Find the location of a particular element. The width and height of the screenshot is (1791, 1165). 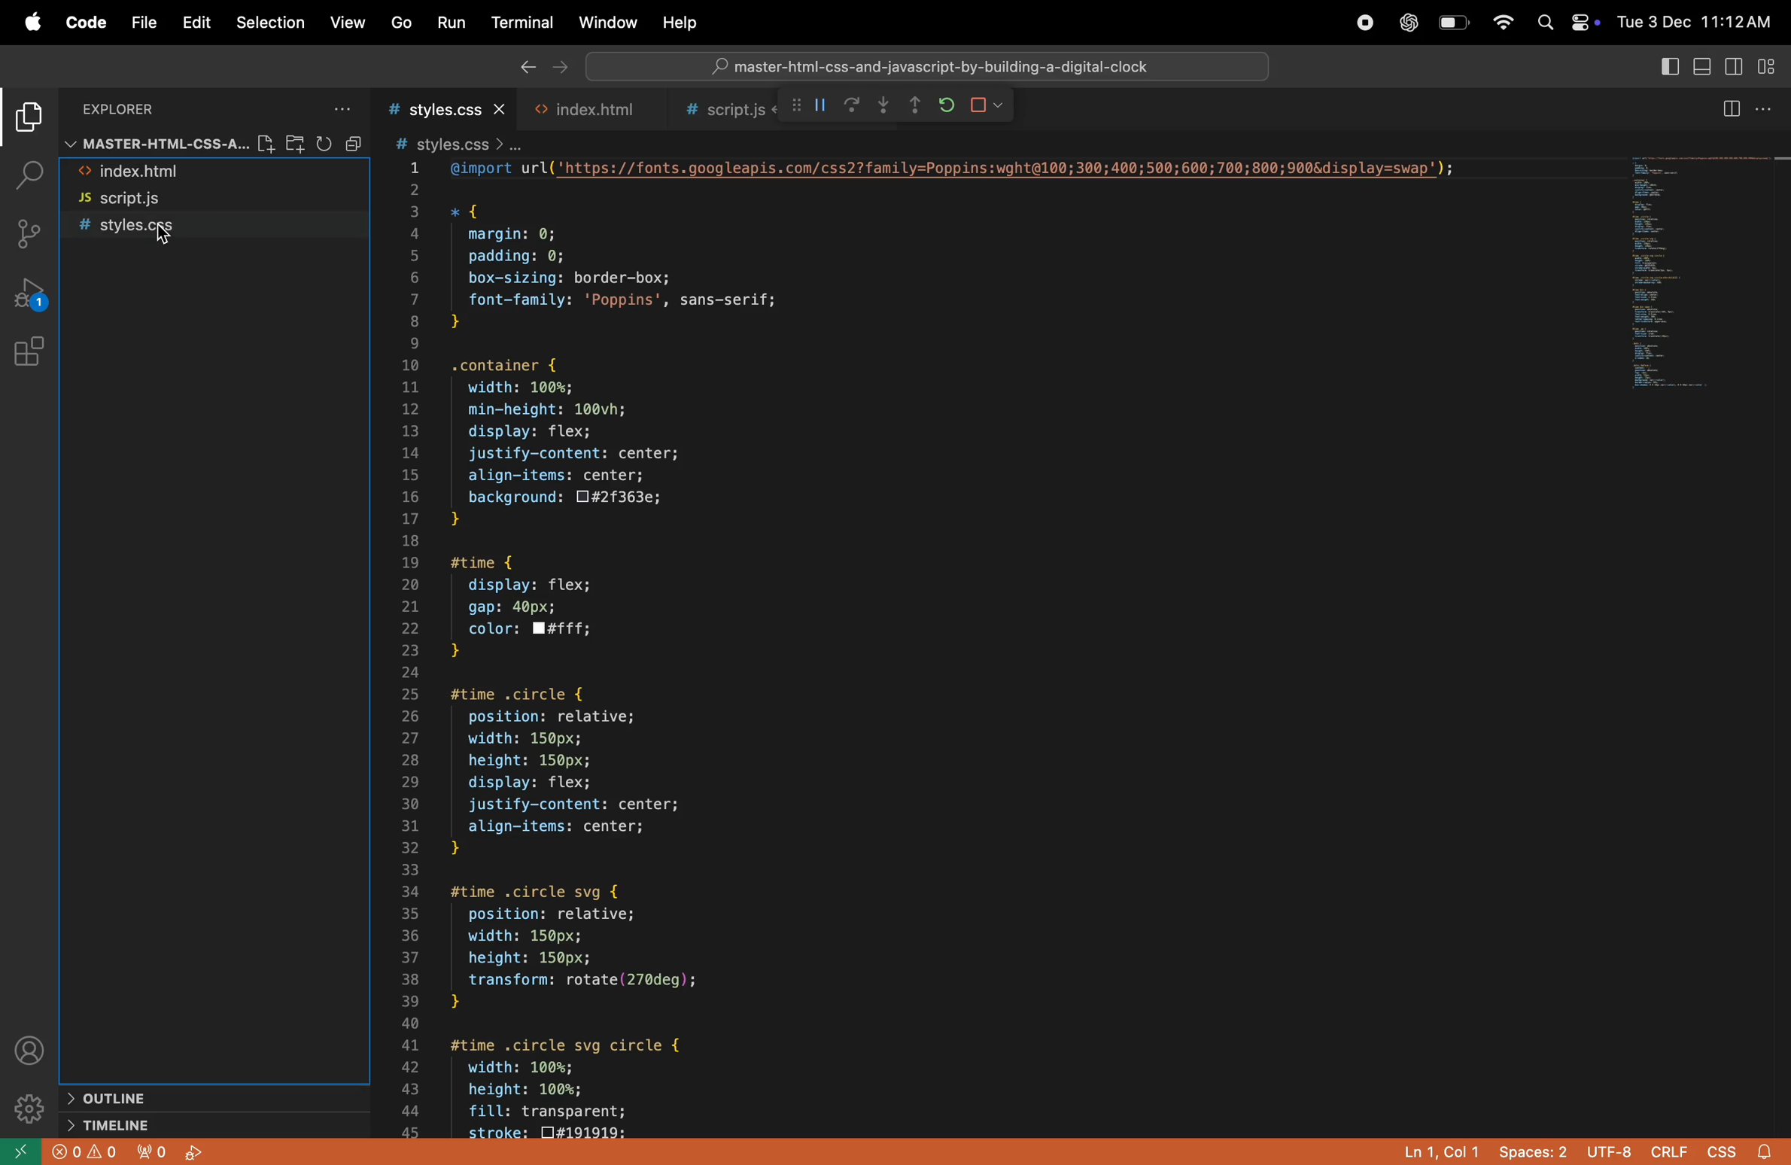

step out is located at coordinates (915, 109).